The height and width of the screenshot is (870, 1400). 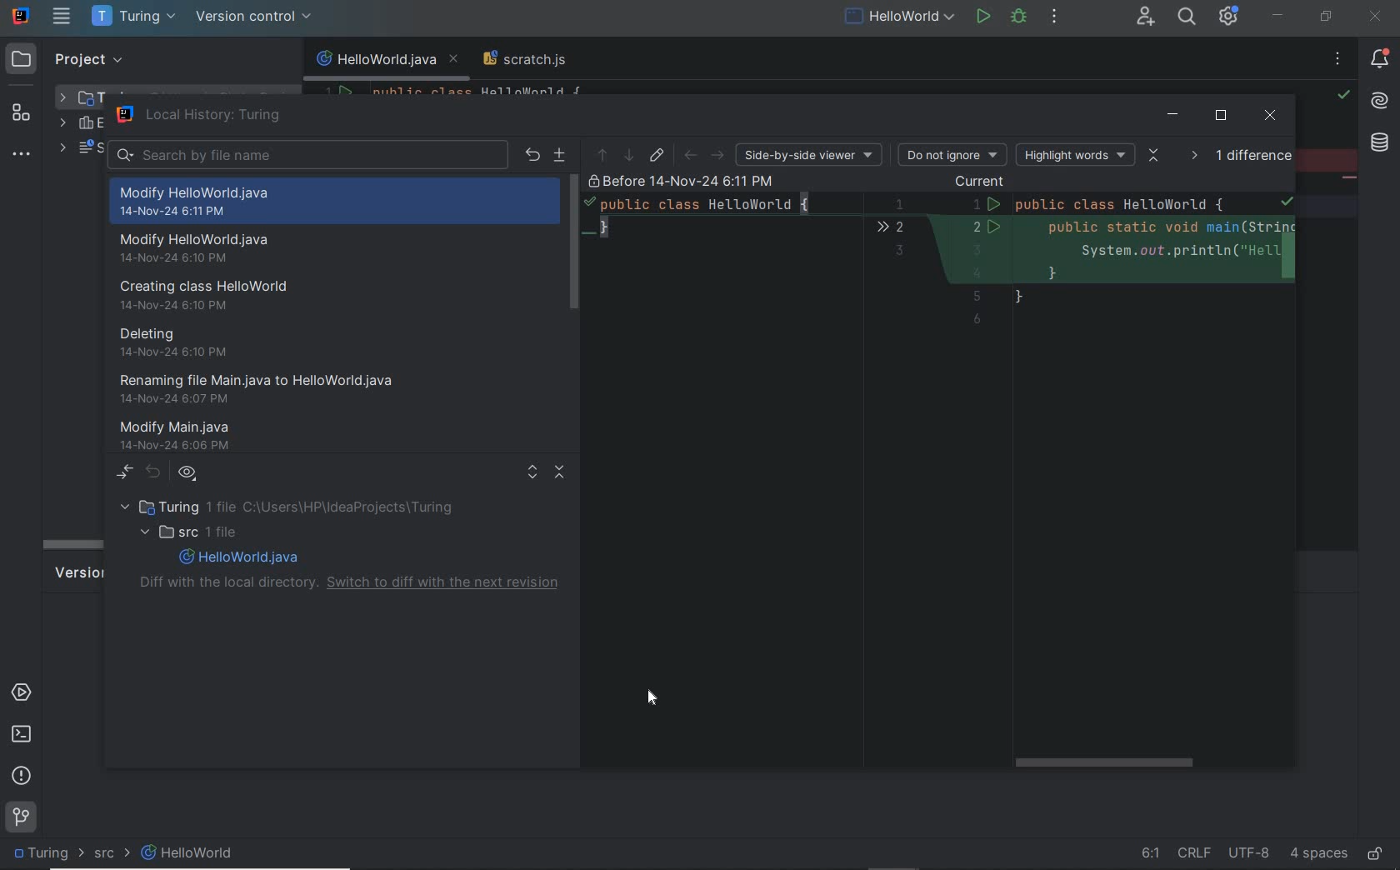 What do you see at coordinates (19, 692) in the screenshot?
I see `services` at bounding box center [19, 692].